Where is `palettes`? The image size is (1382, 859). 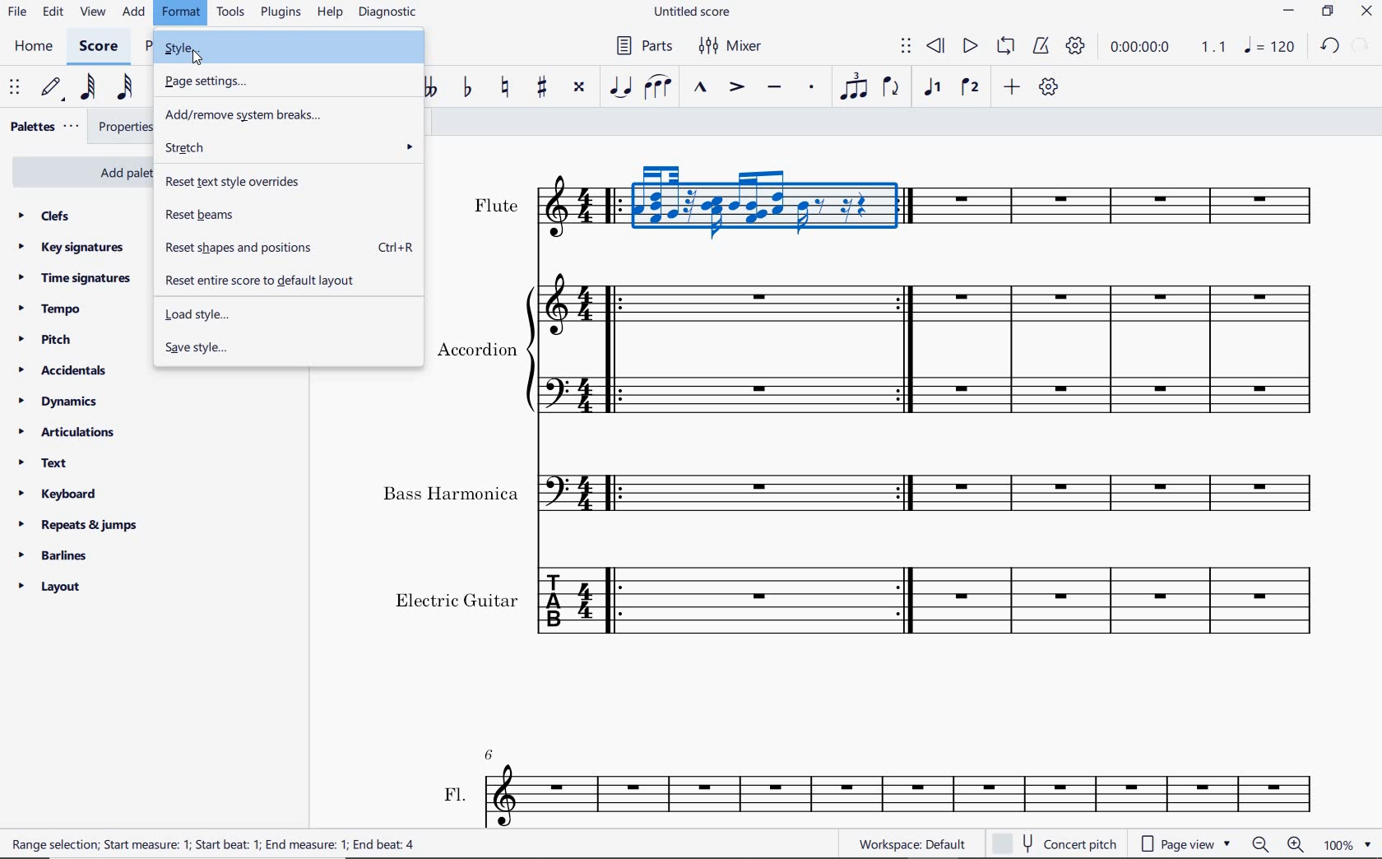 palettes is located at coordinates (43, 129).